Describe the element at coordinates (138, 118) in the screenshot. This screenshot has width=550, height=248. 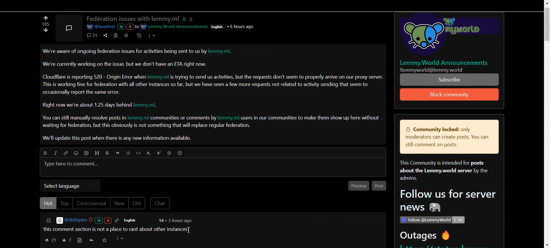
I see `lemmy.ml` at that location.